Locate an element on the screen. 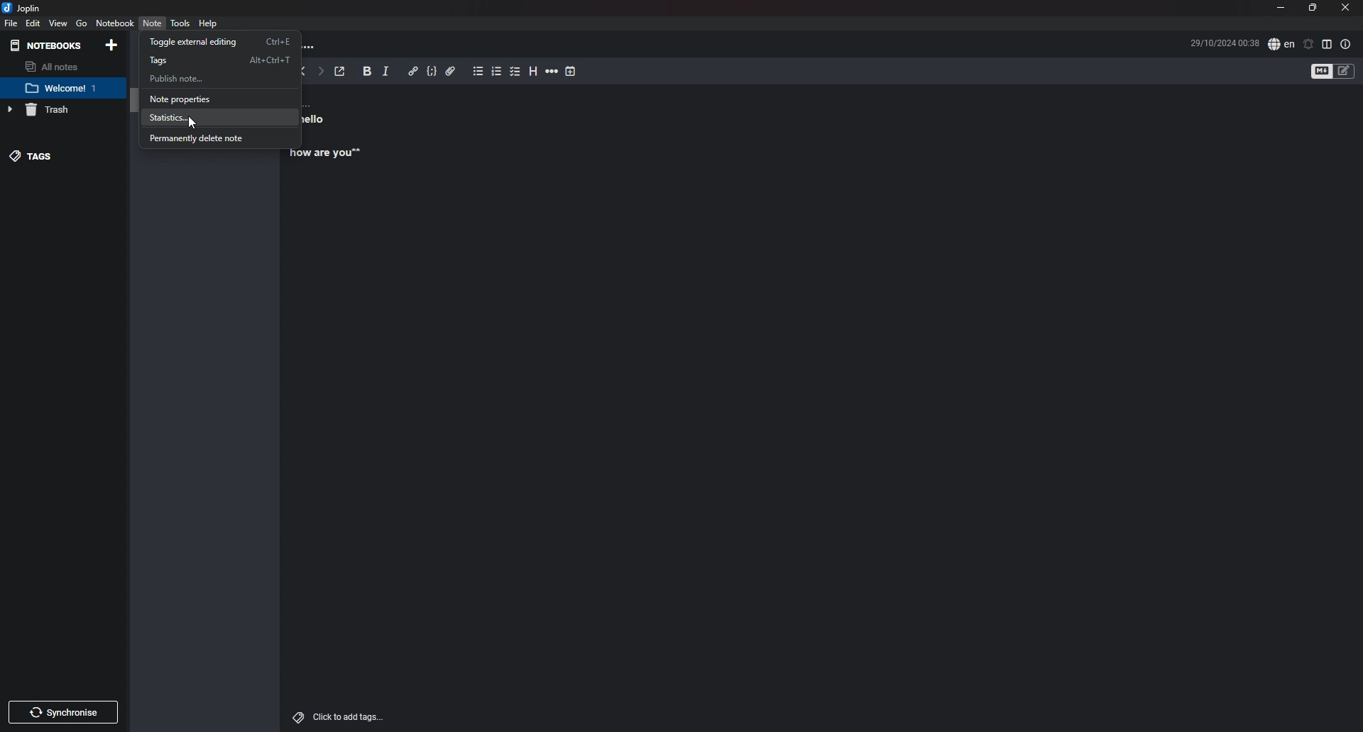 Image resolution: width=1363 pixels, height=732 pixels. note is located at coordinates (62, 88).